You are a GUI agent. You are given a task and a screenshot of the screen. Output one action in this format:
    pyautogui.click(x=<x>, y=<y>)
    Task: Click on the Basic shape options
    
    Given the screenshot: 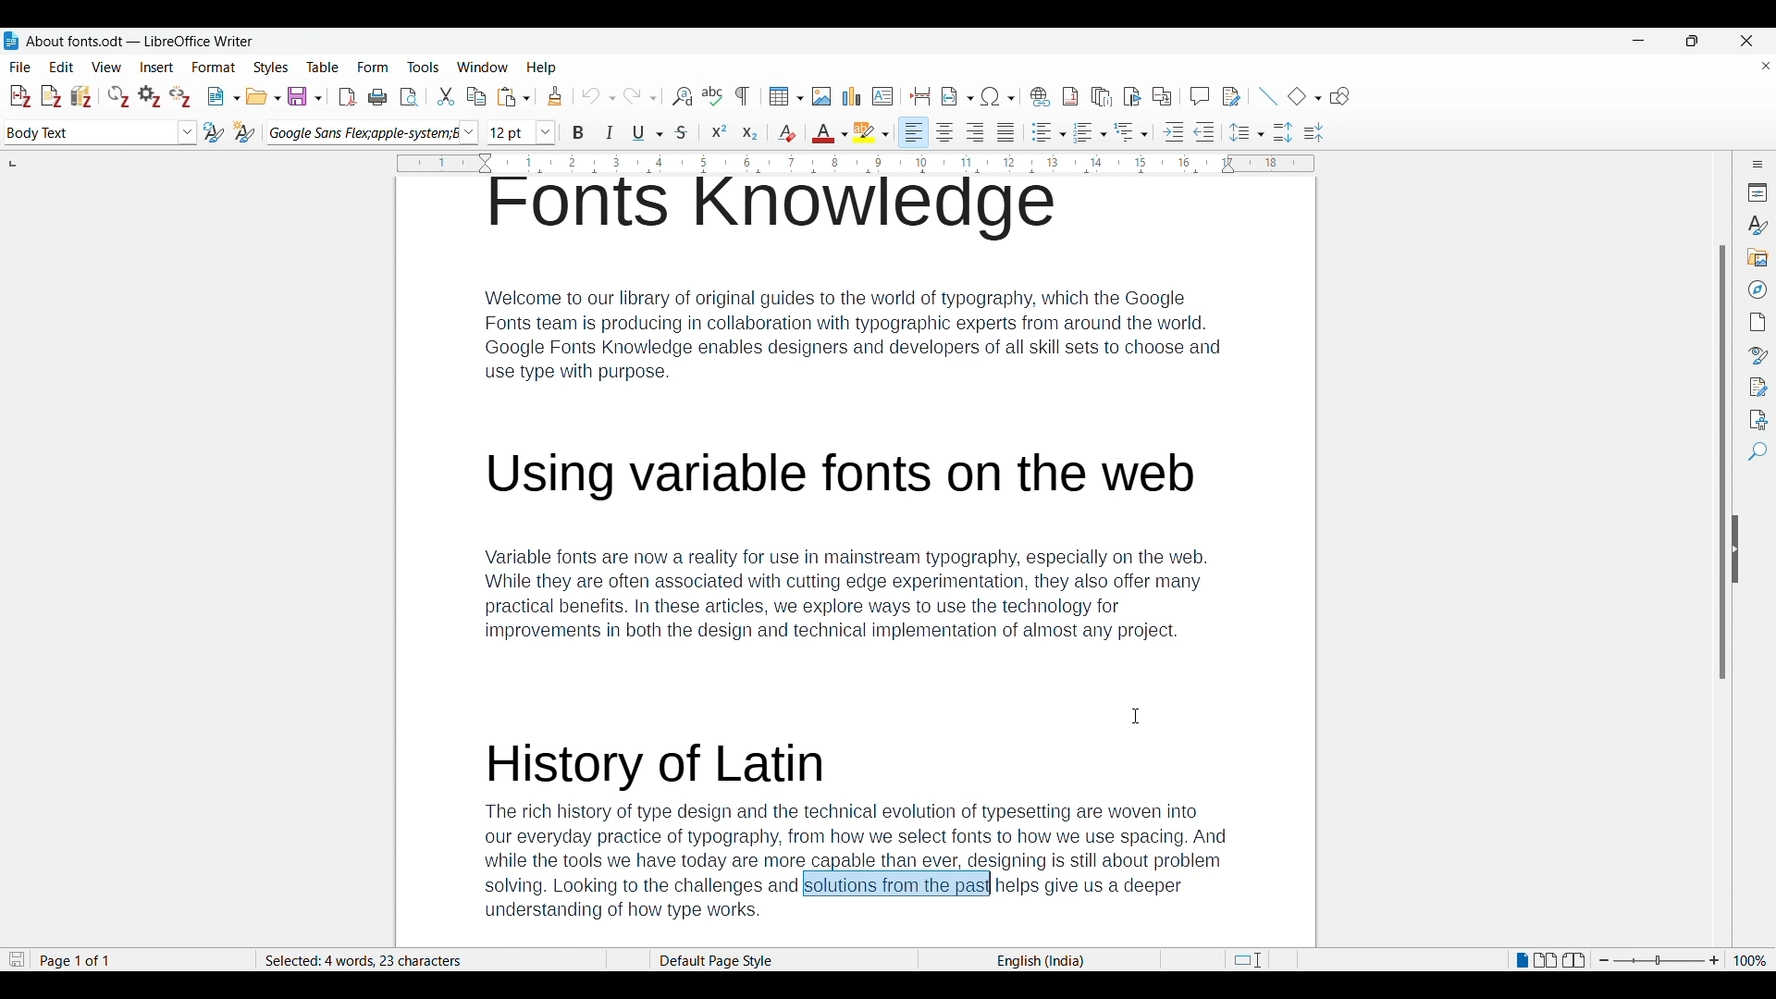 What is the action you would take?
    pyautogui.click(x=1304, y=96)
    